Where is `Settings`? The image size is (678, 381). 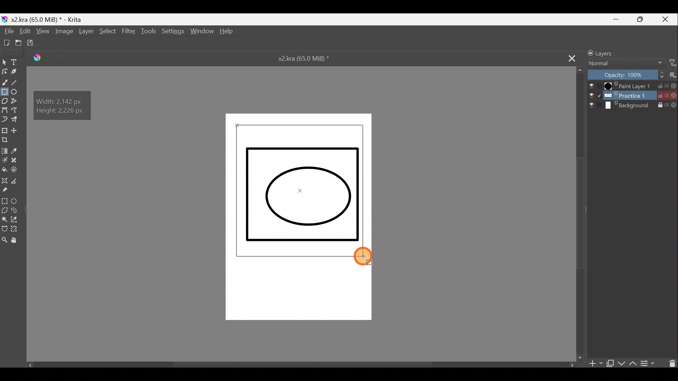
Settings is located at coordinates (173, 32).